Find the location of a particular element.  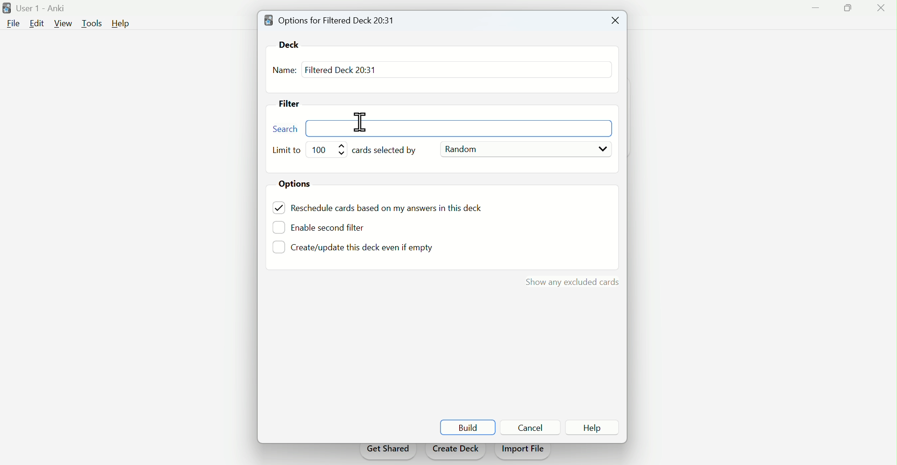

Import file is located at coordinates (524, 452).